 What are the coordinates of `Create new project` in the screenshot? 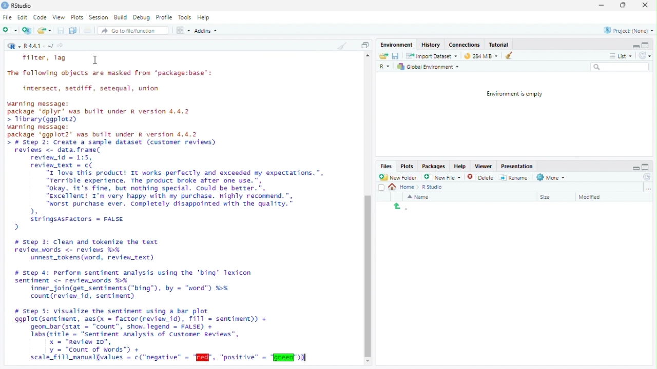 It's located at (27, 30).